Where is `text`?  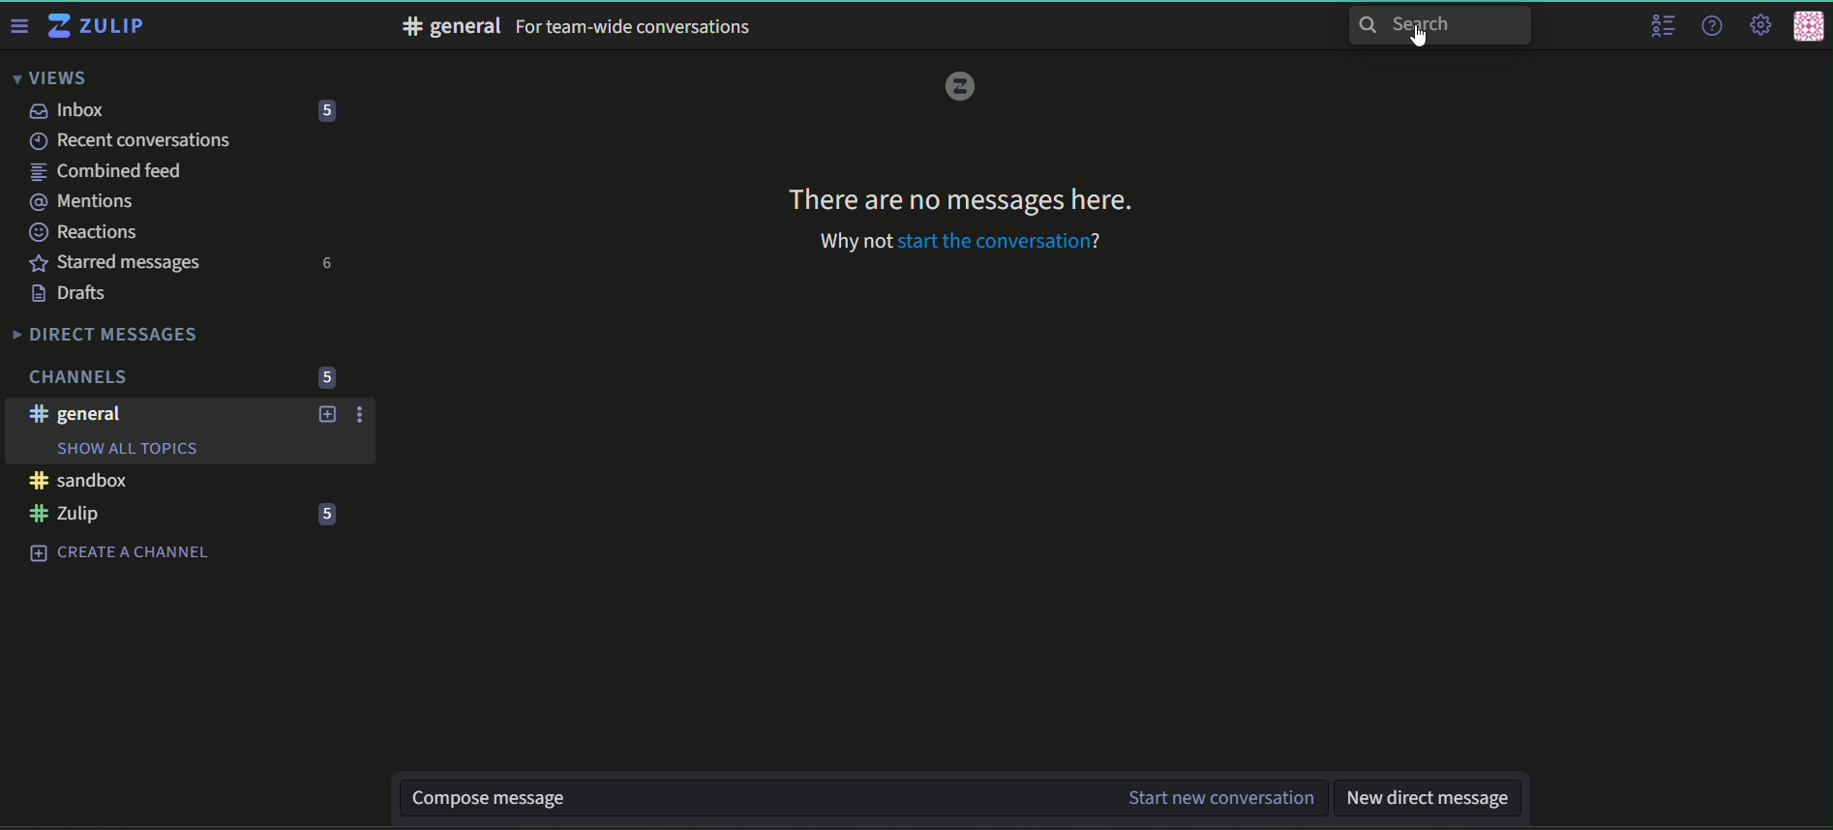
text is located at coordinates (960, 243).